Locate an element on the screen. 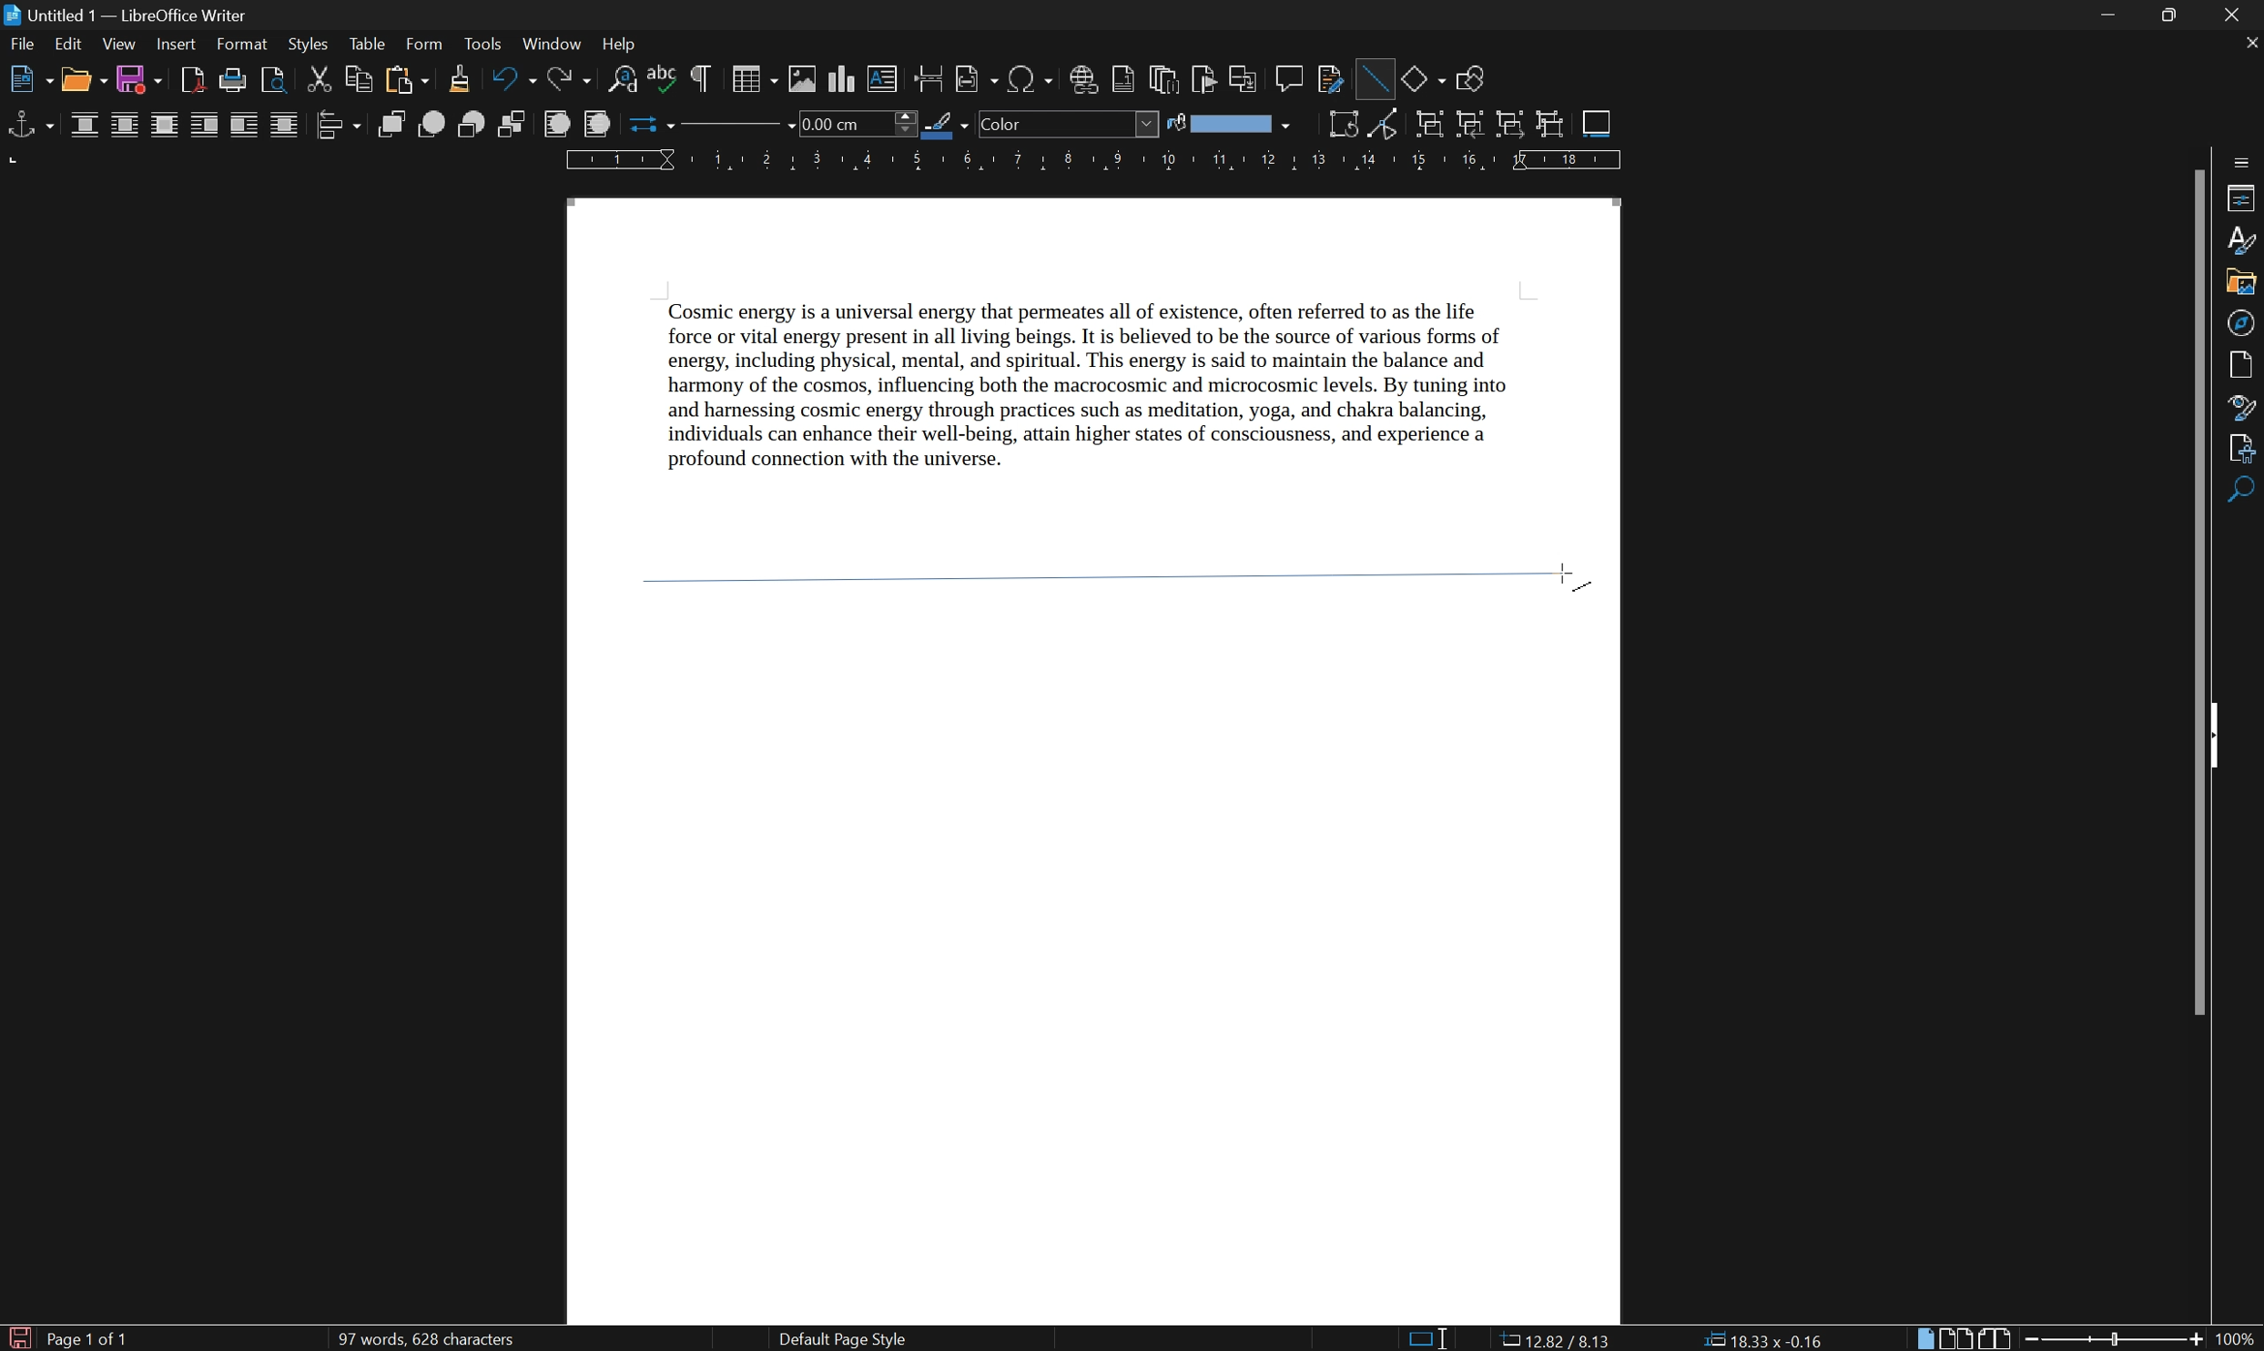 The image size is (2264, 1351). insert special characters is located at coordinates (1031, 79).